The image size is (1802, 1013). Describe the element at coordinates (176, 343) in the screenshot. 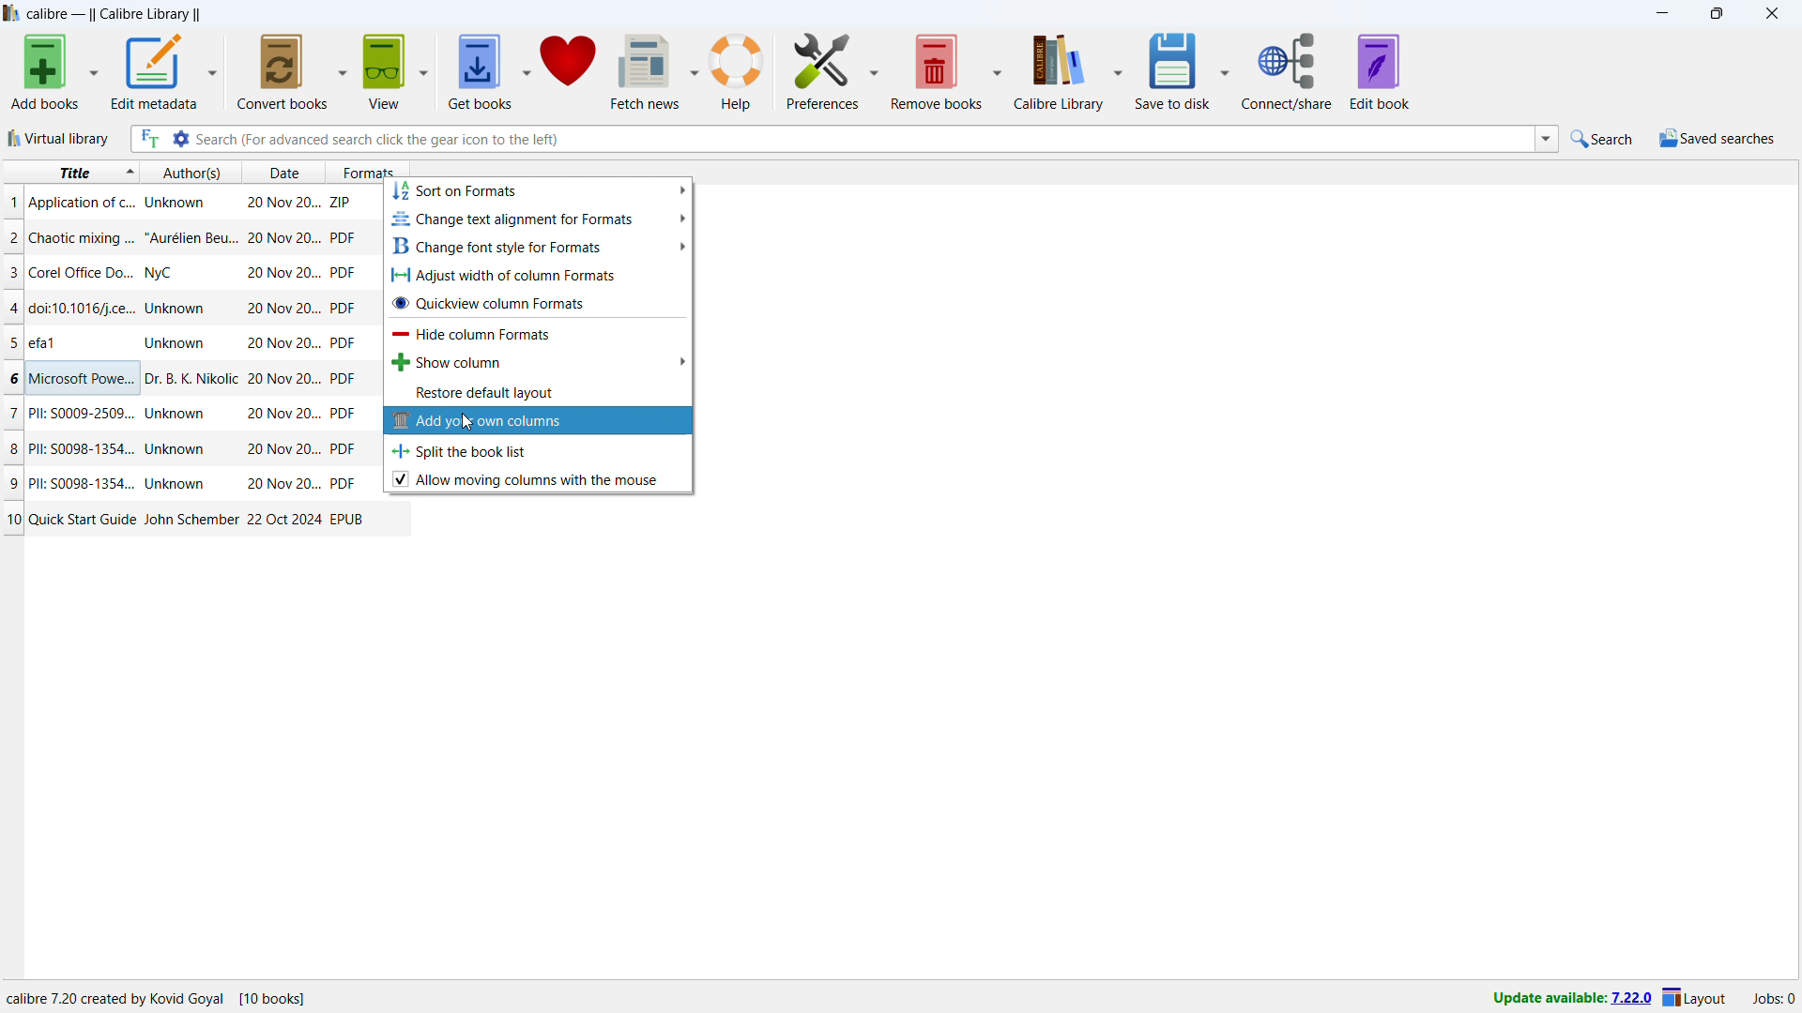

I see `author` at that location.